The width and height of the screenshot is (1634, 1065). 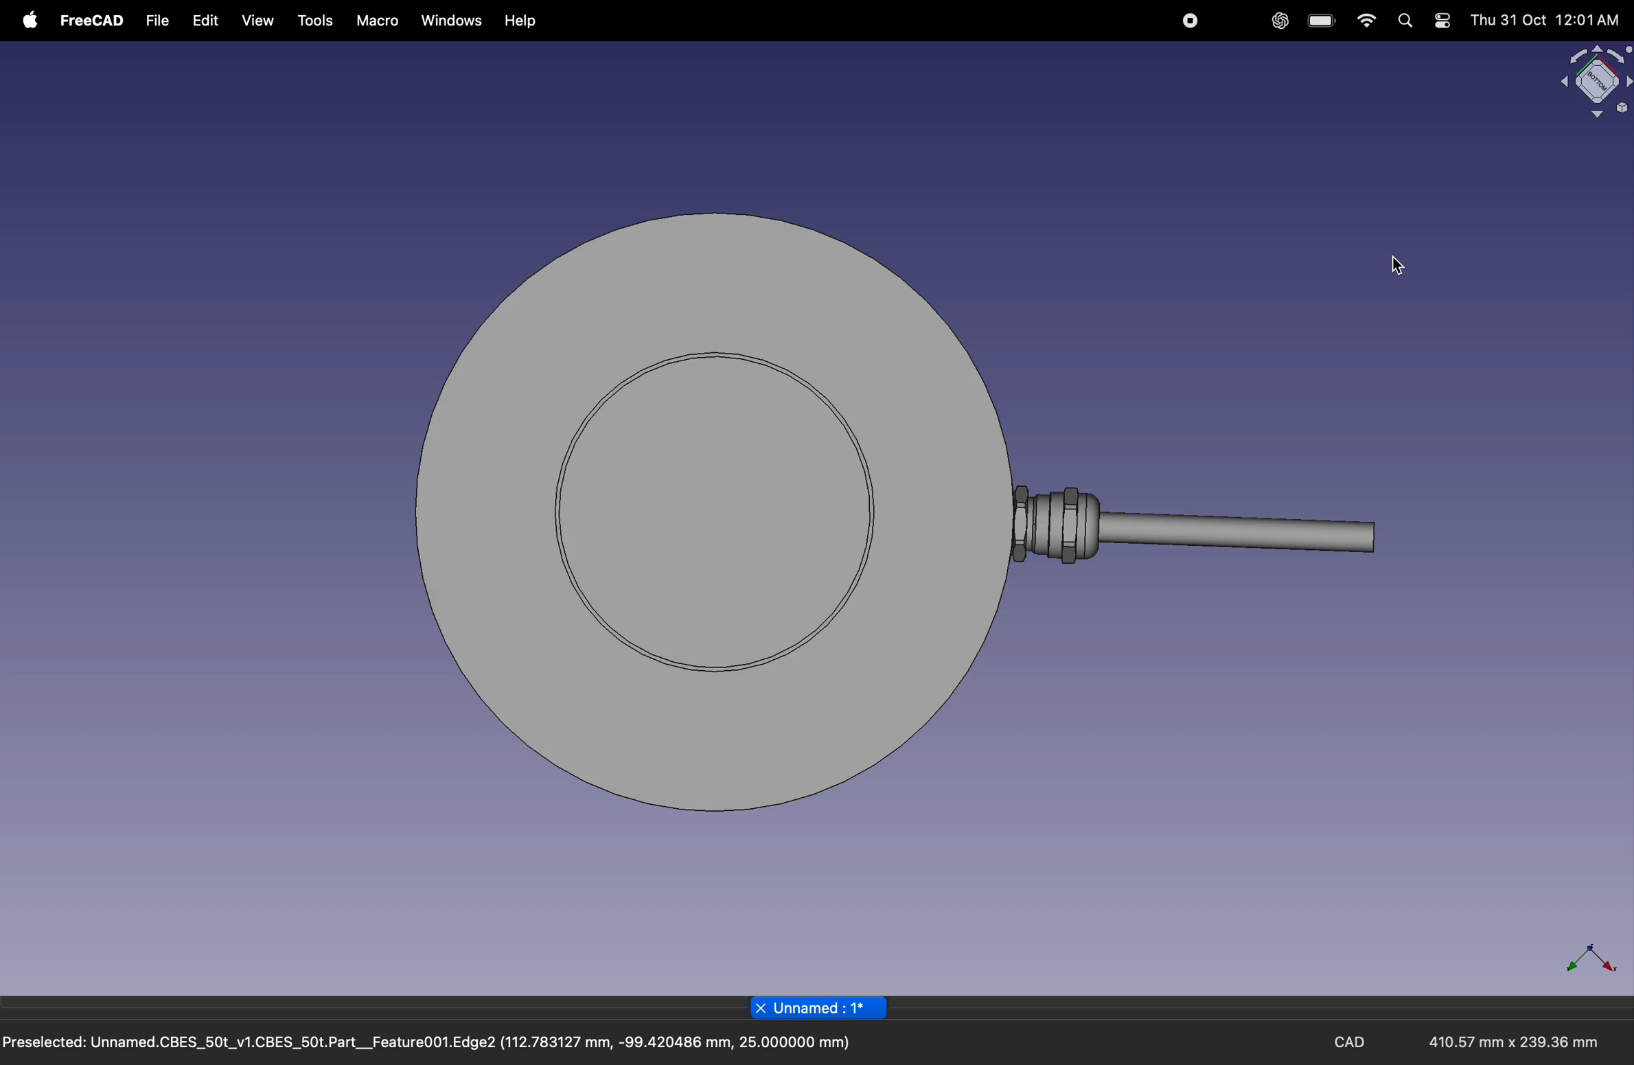 What do you see at coordinates (433, 1042) in the screenshot?
I see `Preselected: Unnamed.CBES_50t_v1.CBES_50t.Part__Feature001.Edge2 (112.783127 mm, -99.420486 mm, 25.000000 mm)` at bounding box center [433, 1042].